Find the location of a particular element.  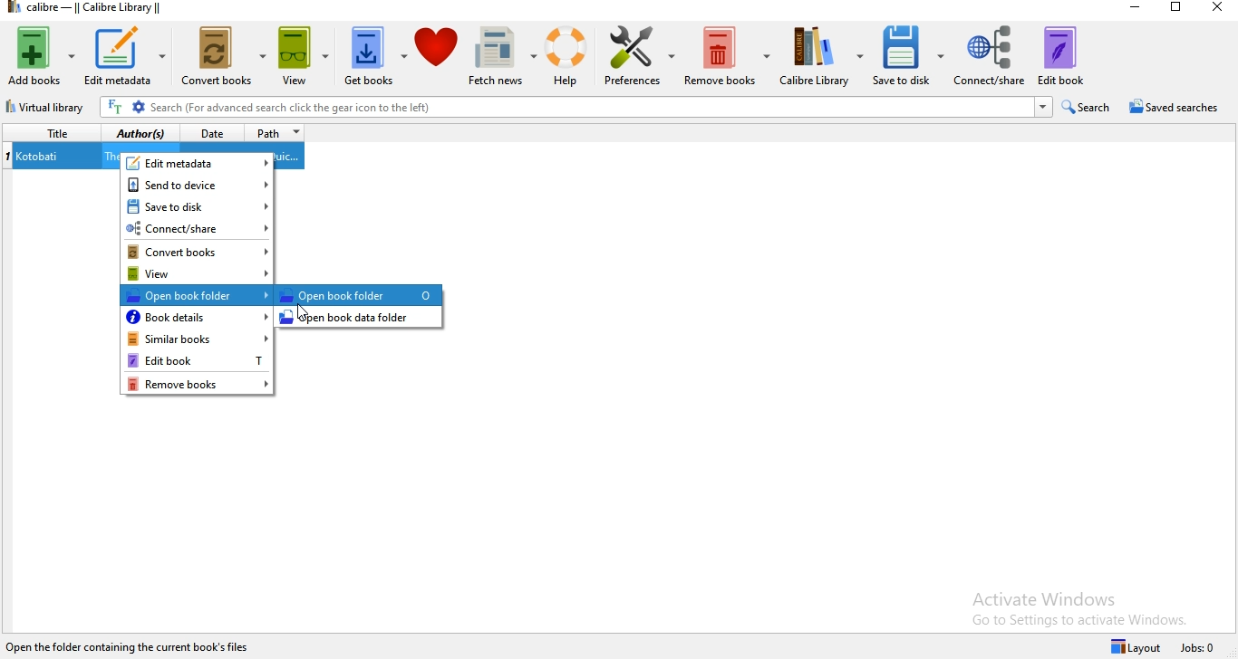

date is located at coordinates (213, 133).